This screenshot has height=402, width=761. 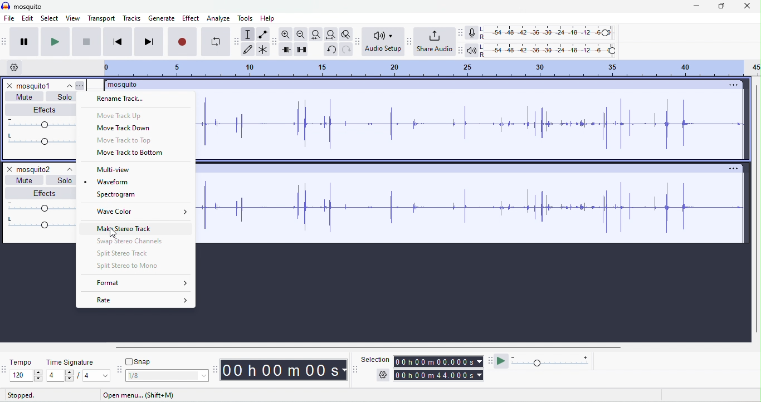 What do you see at coordinates (168, 376) in the screenshot?
I see `select snapping` at bounding box center [168, 376].